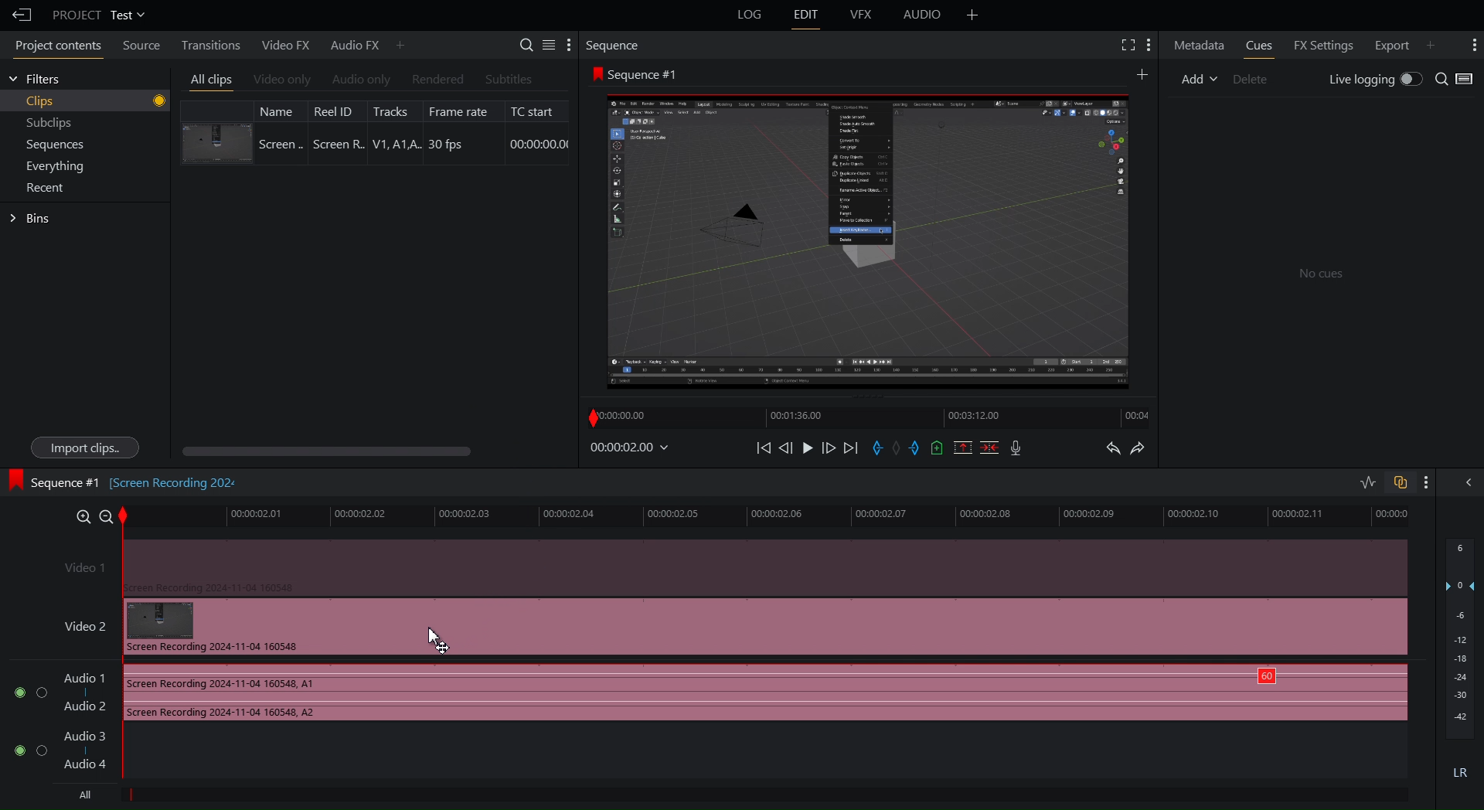 The image size is (1484, 810). Describe the element at coordinates (97, 15) in the screenshot. I see `Project Test` at that location.